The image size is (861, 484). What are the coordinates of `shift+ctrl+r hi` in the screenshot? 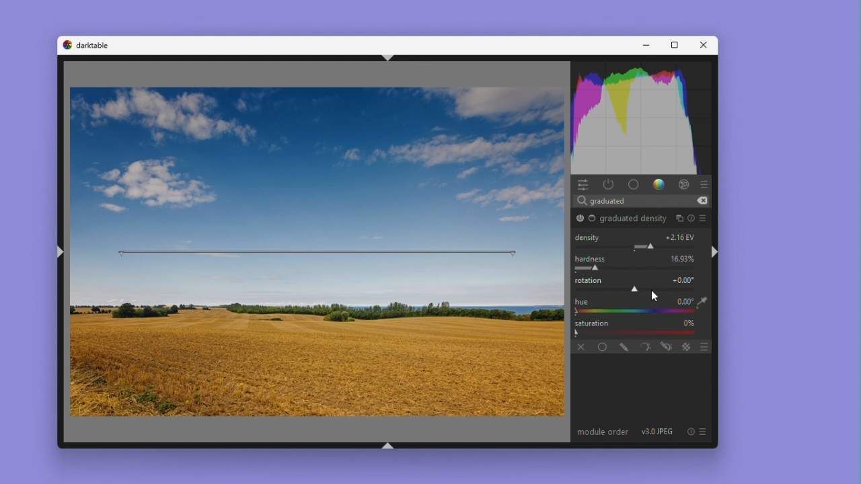 It's located at (716, 251).